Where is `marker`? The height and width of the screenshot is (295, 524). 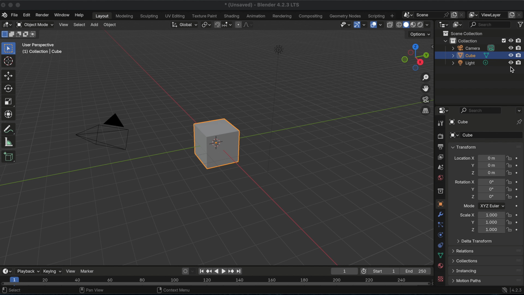
marker is located at coordinates (88, 271).